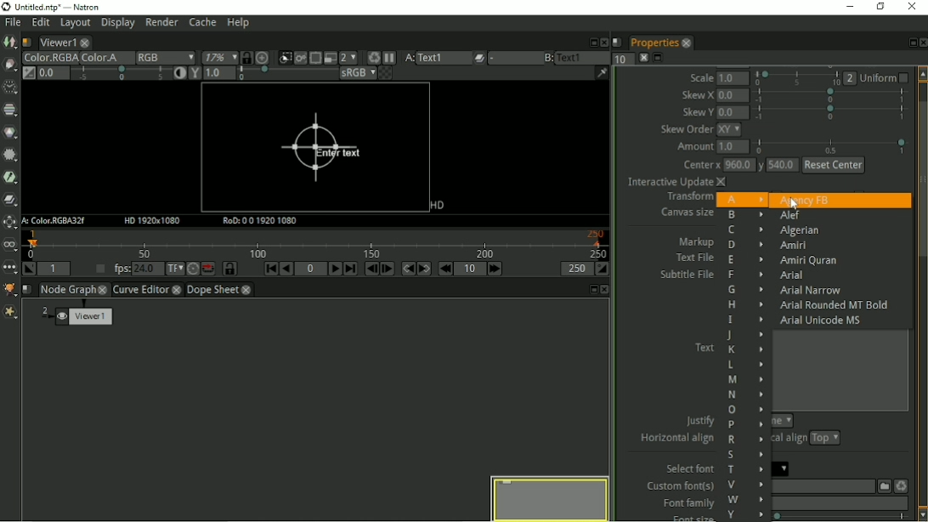  I want to click on Script name, so click(26, 43).